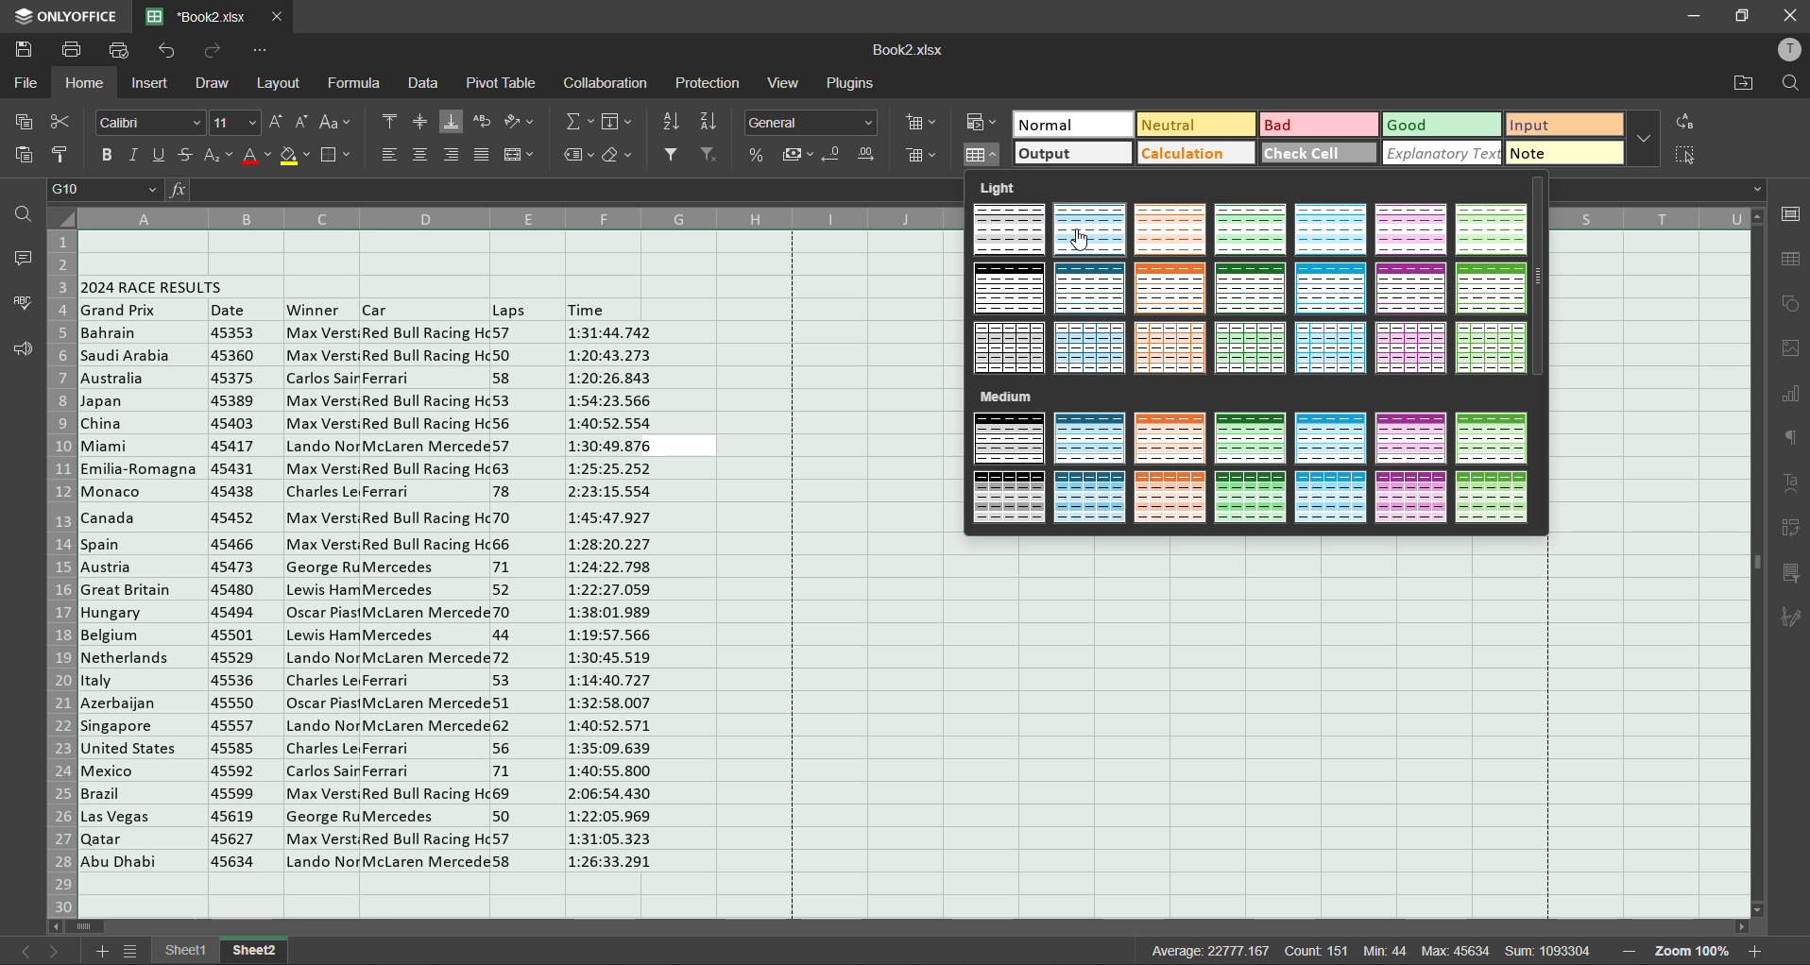 Image resolution: width=1810 pixels, height=965 pixels. What do you see at coordinates (1562, 127) in the screenshot?
I see `input` at bounding box center [1562, 127].